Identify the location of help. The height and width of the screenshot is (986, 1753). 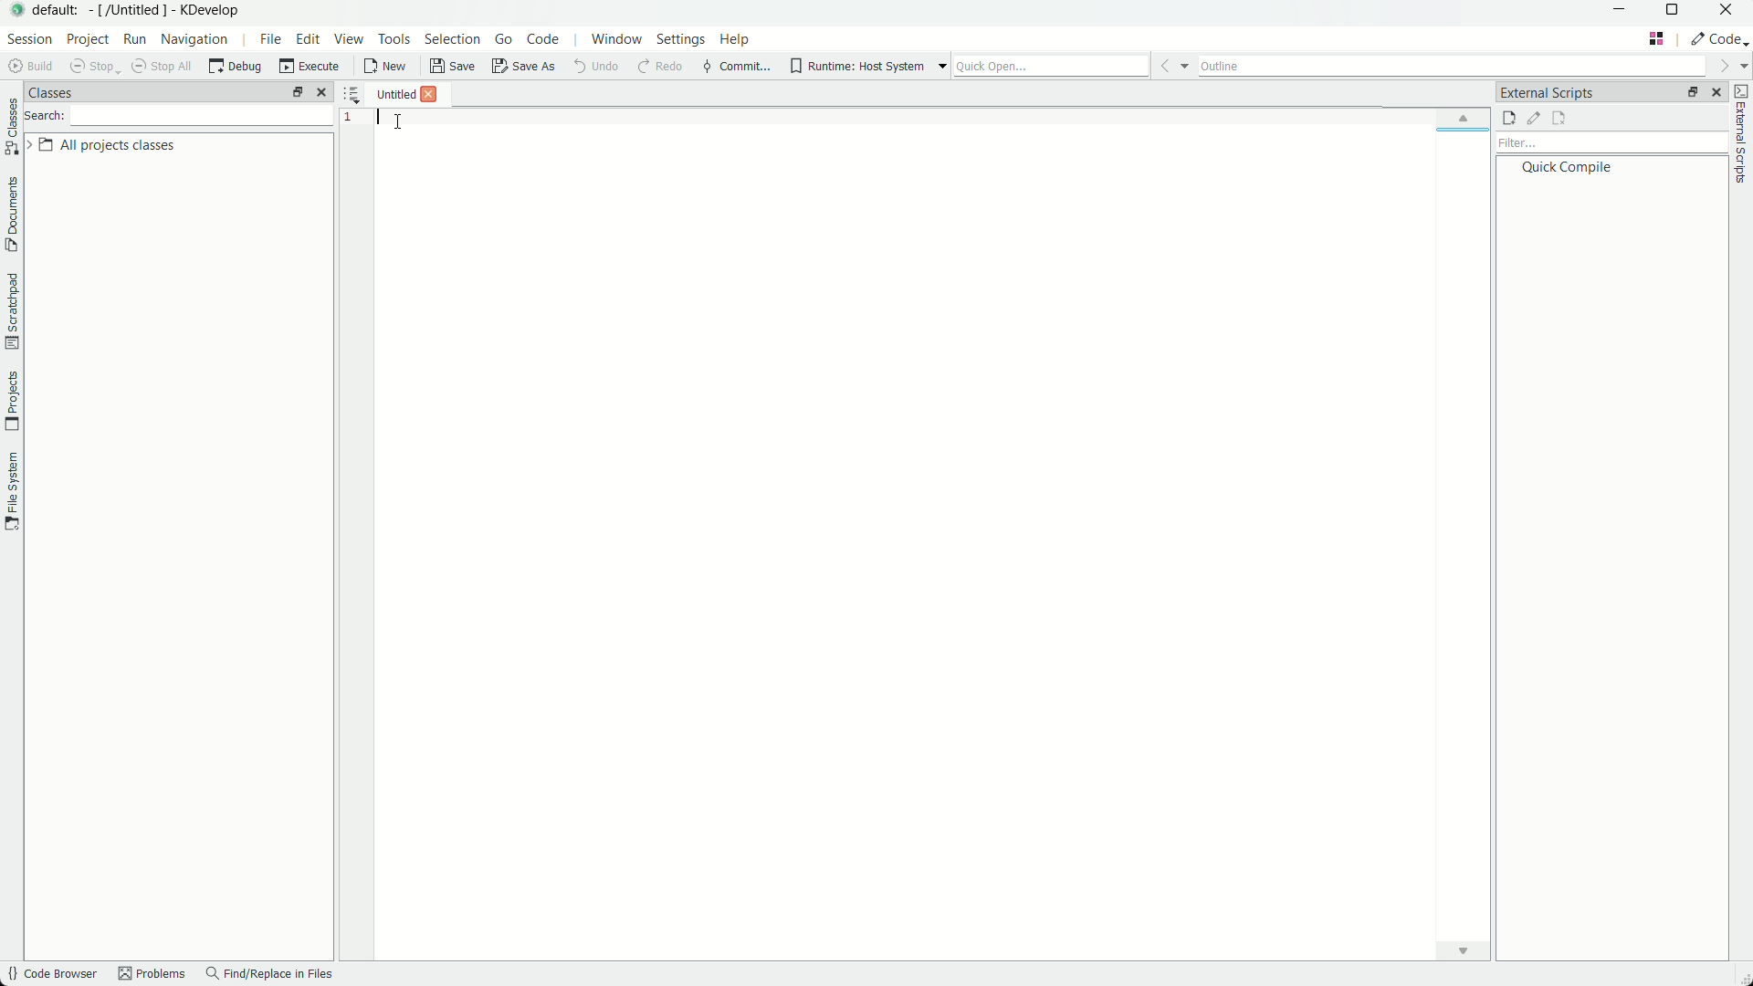
(735, 41).